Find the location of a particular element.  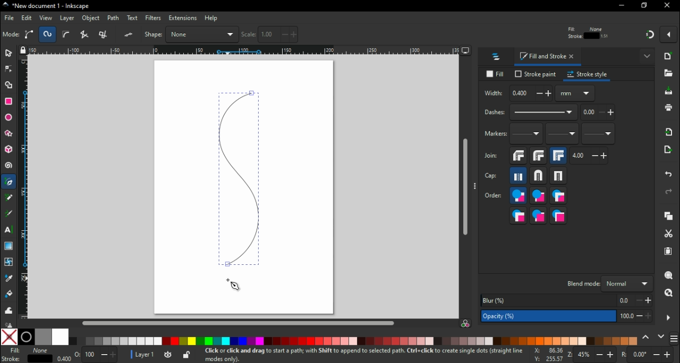

shape is located at coordinates (191, 34).